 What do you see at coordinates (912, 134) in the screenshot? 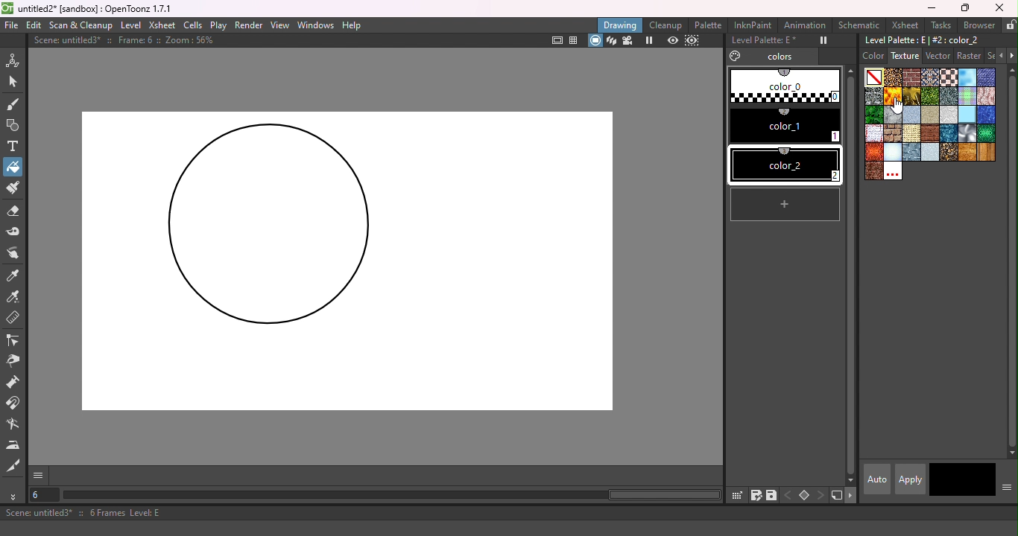
I see `roughcanvas.bmp` at bounding box center [912, 134].